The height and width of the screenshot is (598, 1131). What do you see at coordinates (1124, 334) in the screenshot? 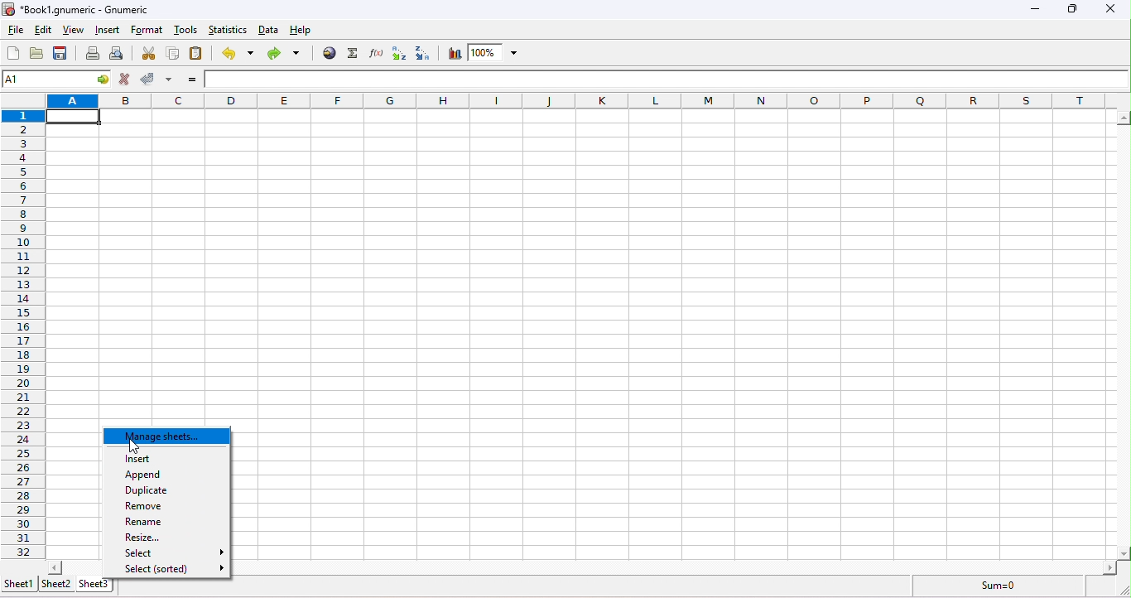
I see `scroll bar` at bounding box center [1124, 334].